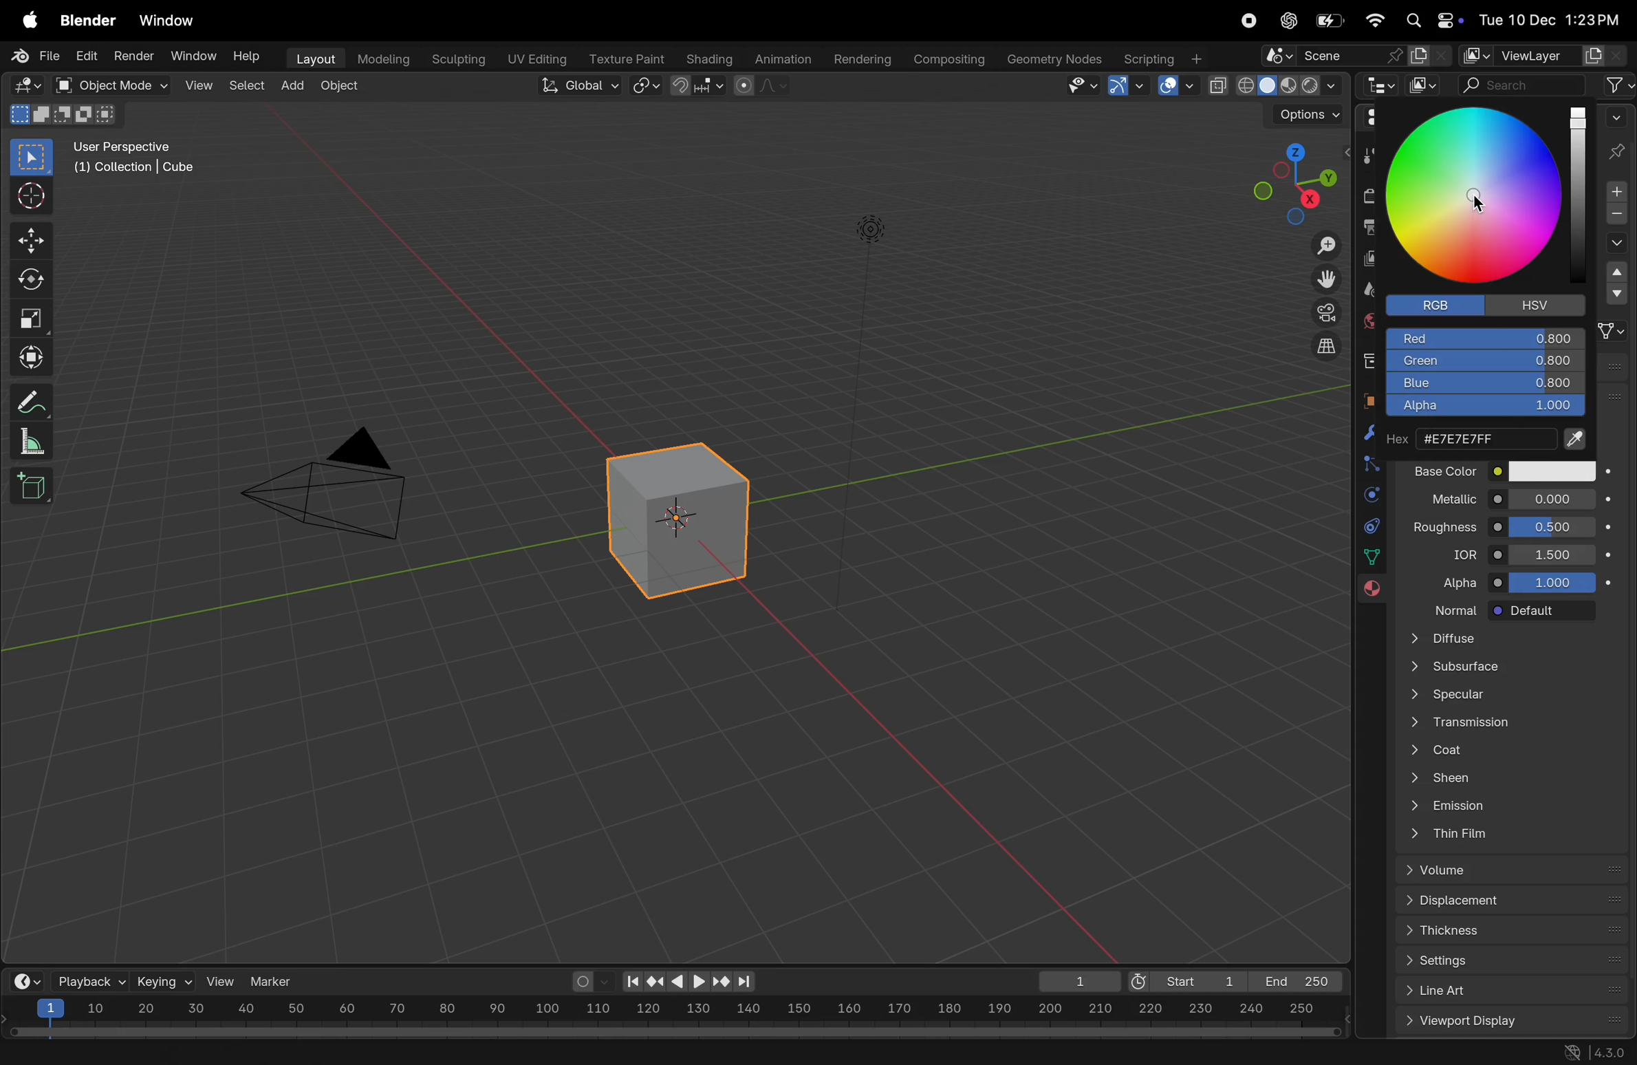 The width and height of the screenshot is (1637, 1065). Describe the element at coordinates (871, 227) in the screenshot. I see `light` at that location.